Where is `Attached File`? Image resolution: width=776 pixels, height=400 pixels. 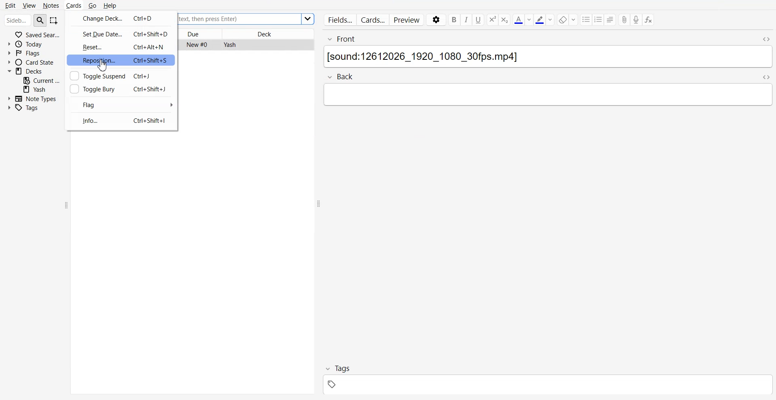 Attached File is located at coordinates (624, 20).